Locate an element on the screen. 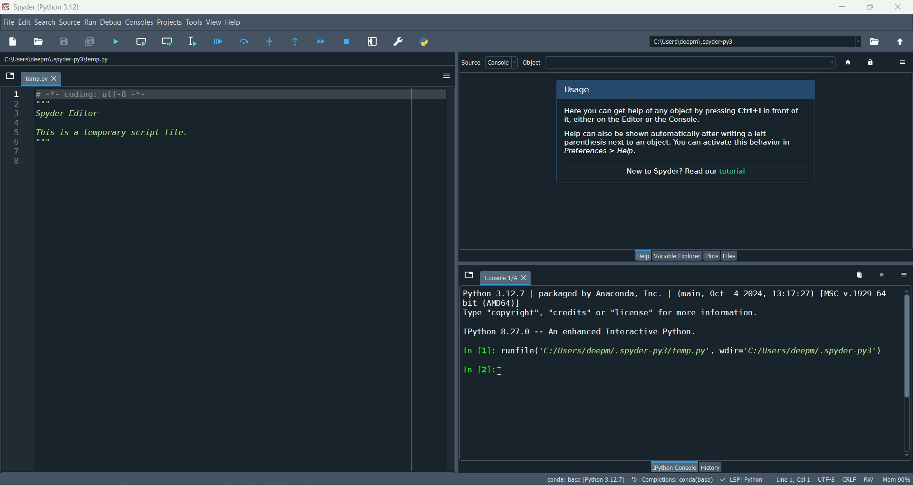 The image size is (913, 486). console is located at coordinates (502, 62).